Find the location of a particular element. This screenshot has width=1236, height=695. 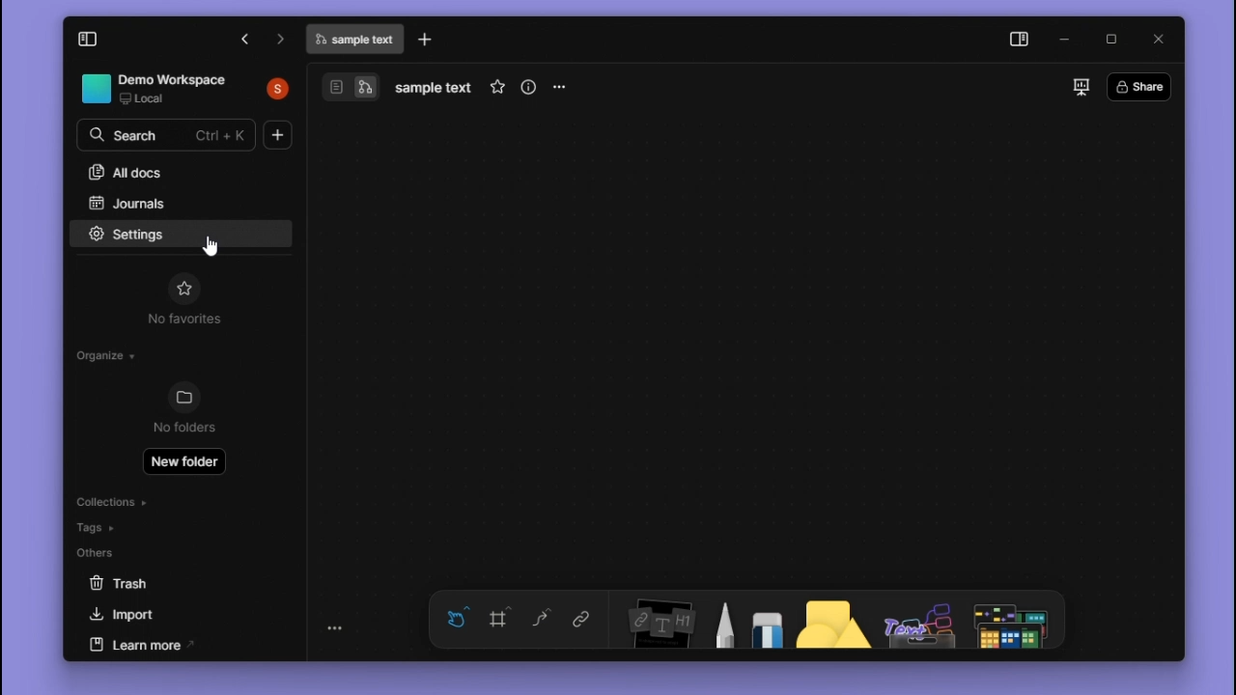

 is located at coordinates (142, 584).